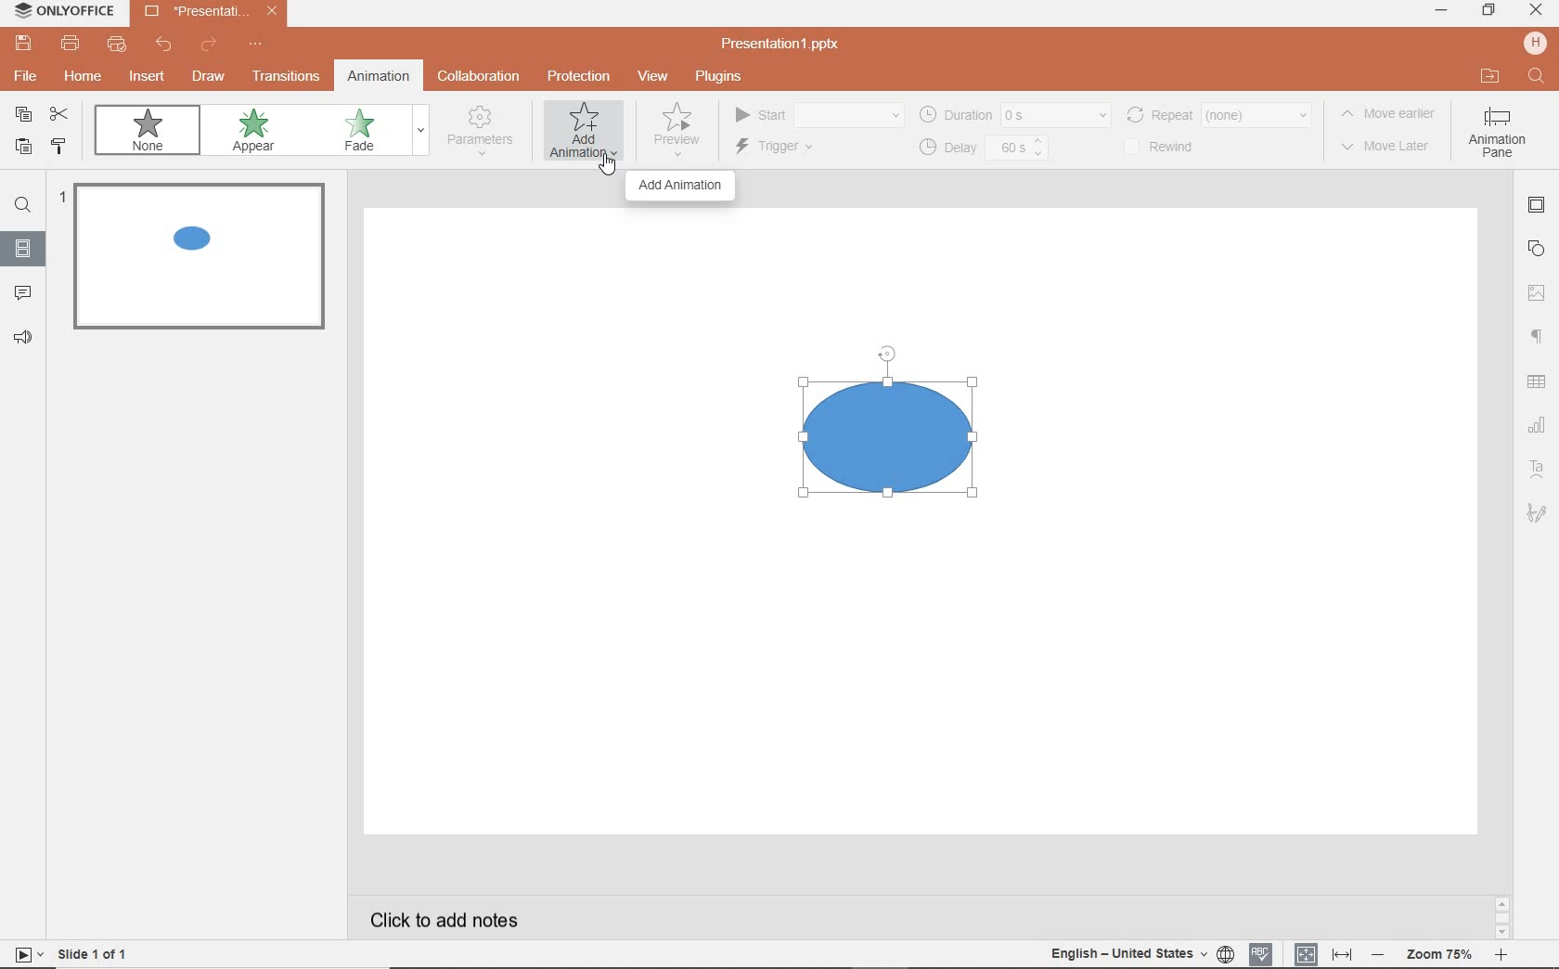 The width and height of the screenshot is (1559, 969). Describe the element at coordinates (1307, 950) in the screenshot. I see `fit to slide` at that location.